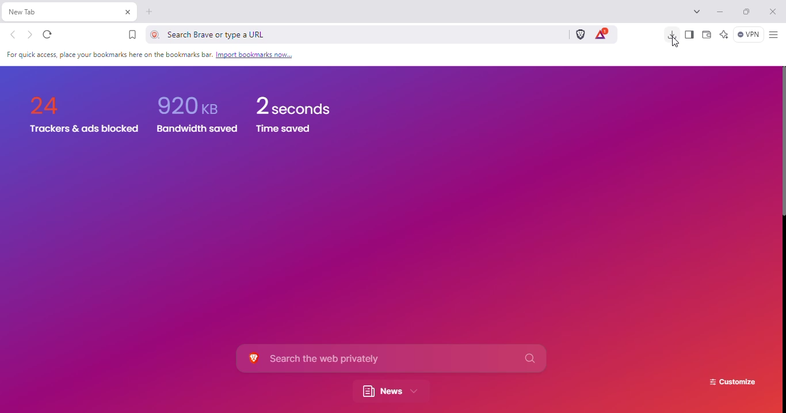 The image size is (786, 413). Describe the element at coordinates (601, 34) in the screenshot. I see `brave rewards panel` at that location.